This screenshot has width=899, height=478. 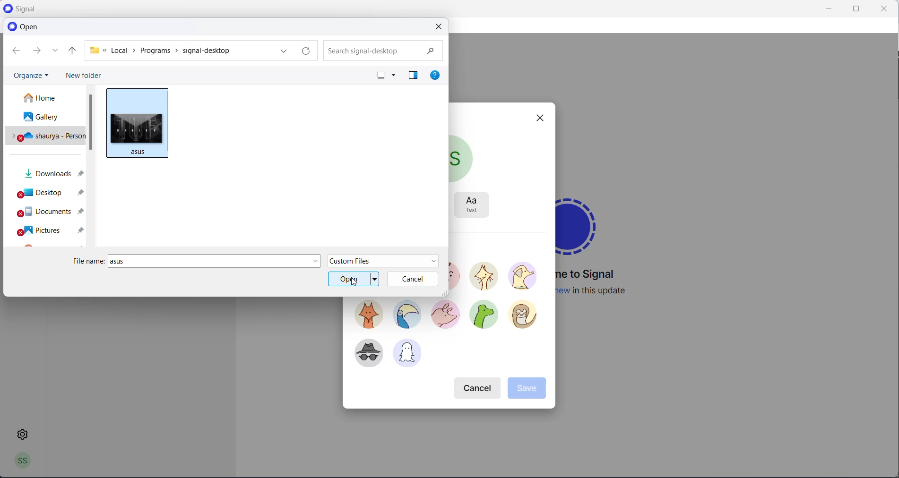 I want to click on gallery, so click(x=45, y=118).